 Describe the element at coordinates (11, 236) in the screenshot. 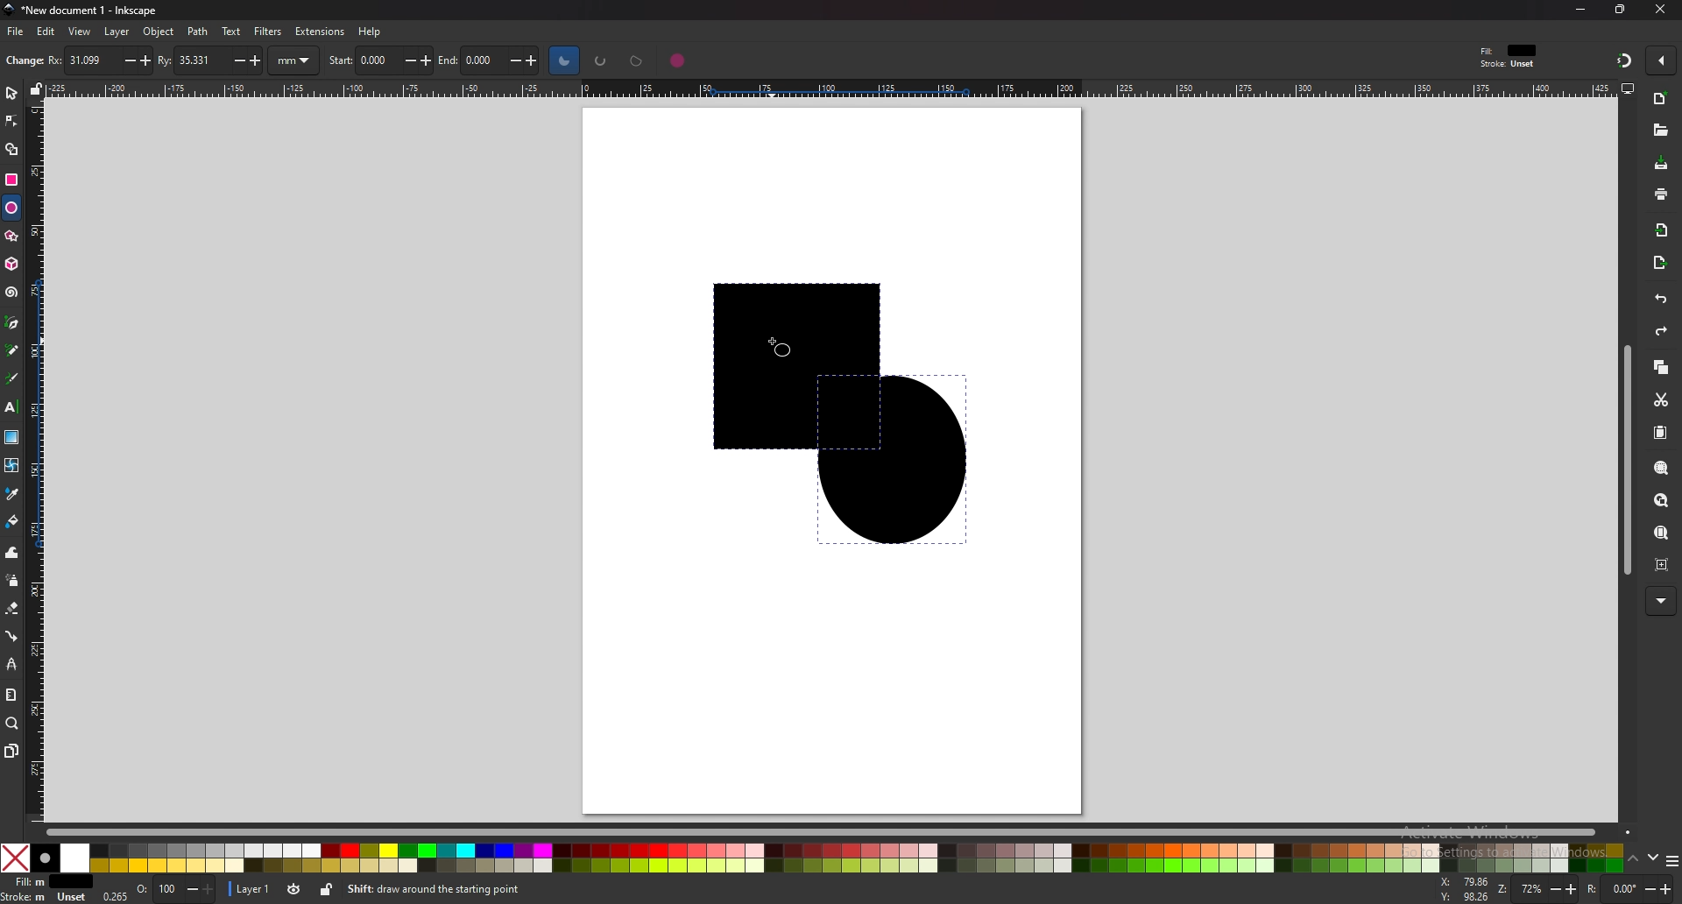

I see `star` at that location.